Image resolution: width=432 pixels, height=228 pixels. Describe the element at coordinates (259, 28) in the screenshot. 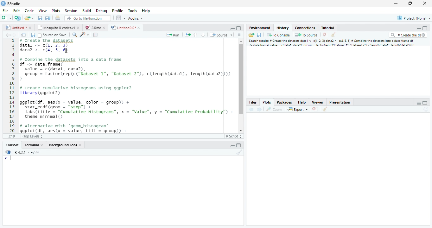

I see `Environment` at that location.